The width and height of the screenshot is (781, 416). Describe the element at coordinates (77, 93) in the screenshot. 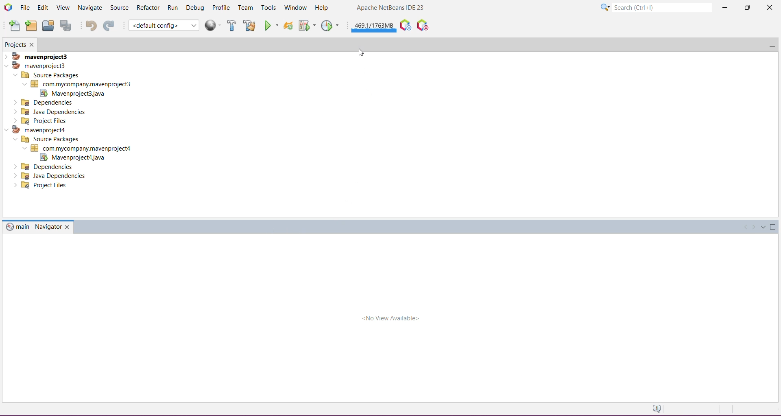

I see `Mavenproject3.java` at that location.